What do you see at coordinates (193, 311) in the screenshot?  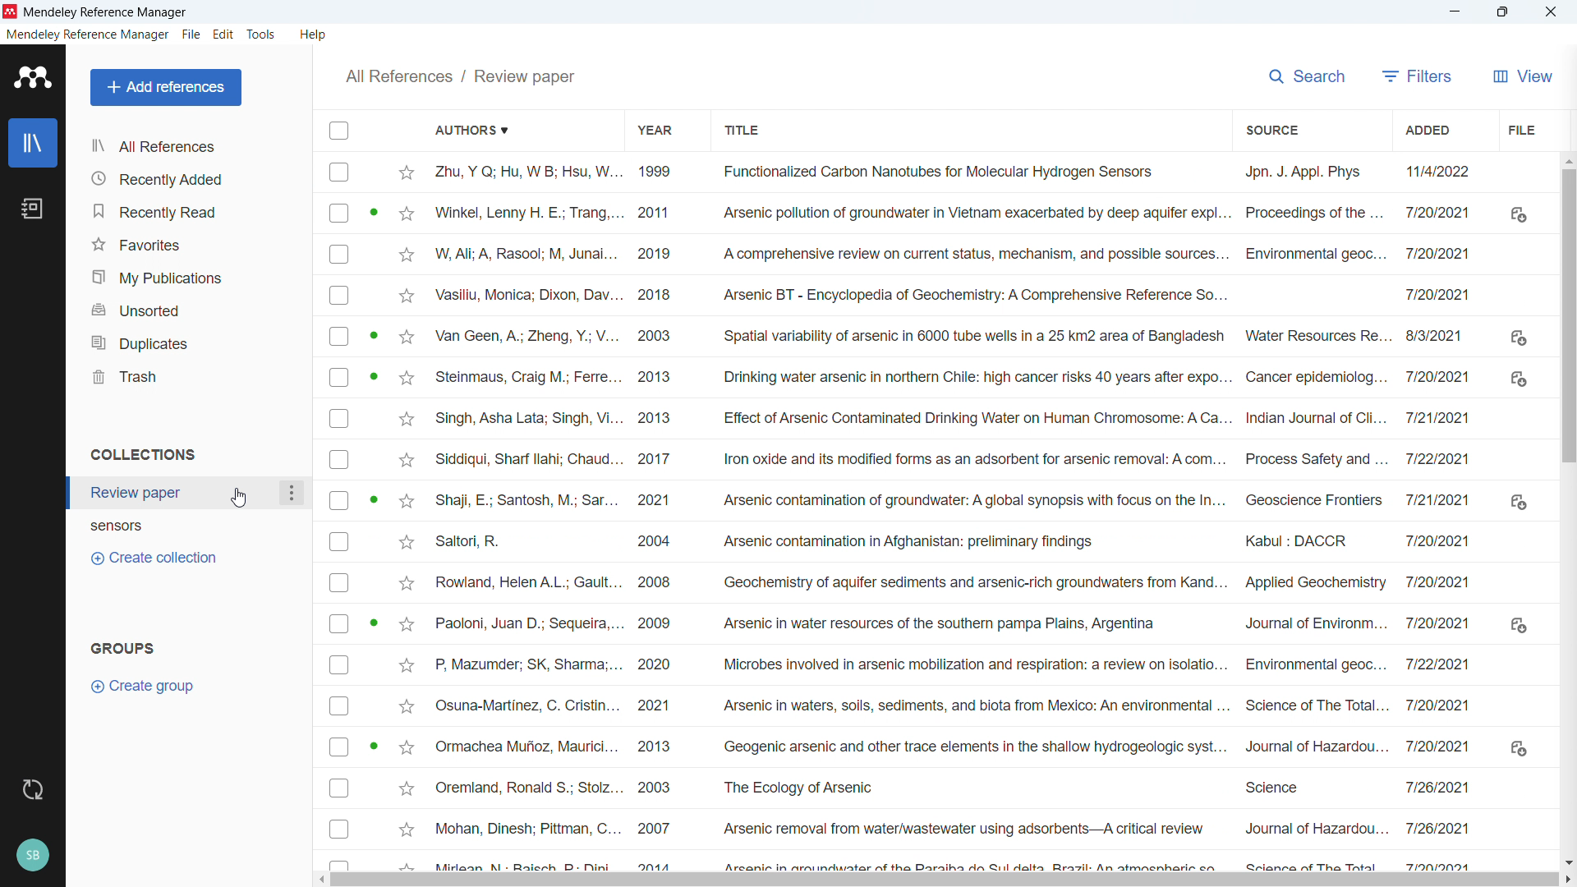 I see `Unsorted ` at bounding box center [193, 311].